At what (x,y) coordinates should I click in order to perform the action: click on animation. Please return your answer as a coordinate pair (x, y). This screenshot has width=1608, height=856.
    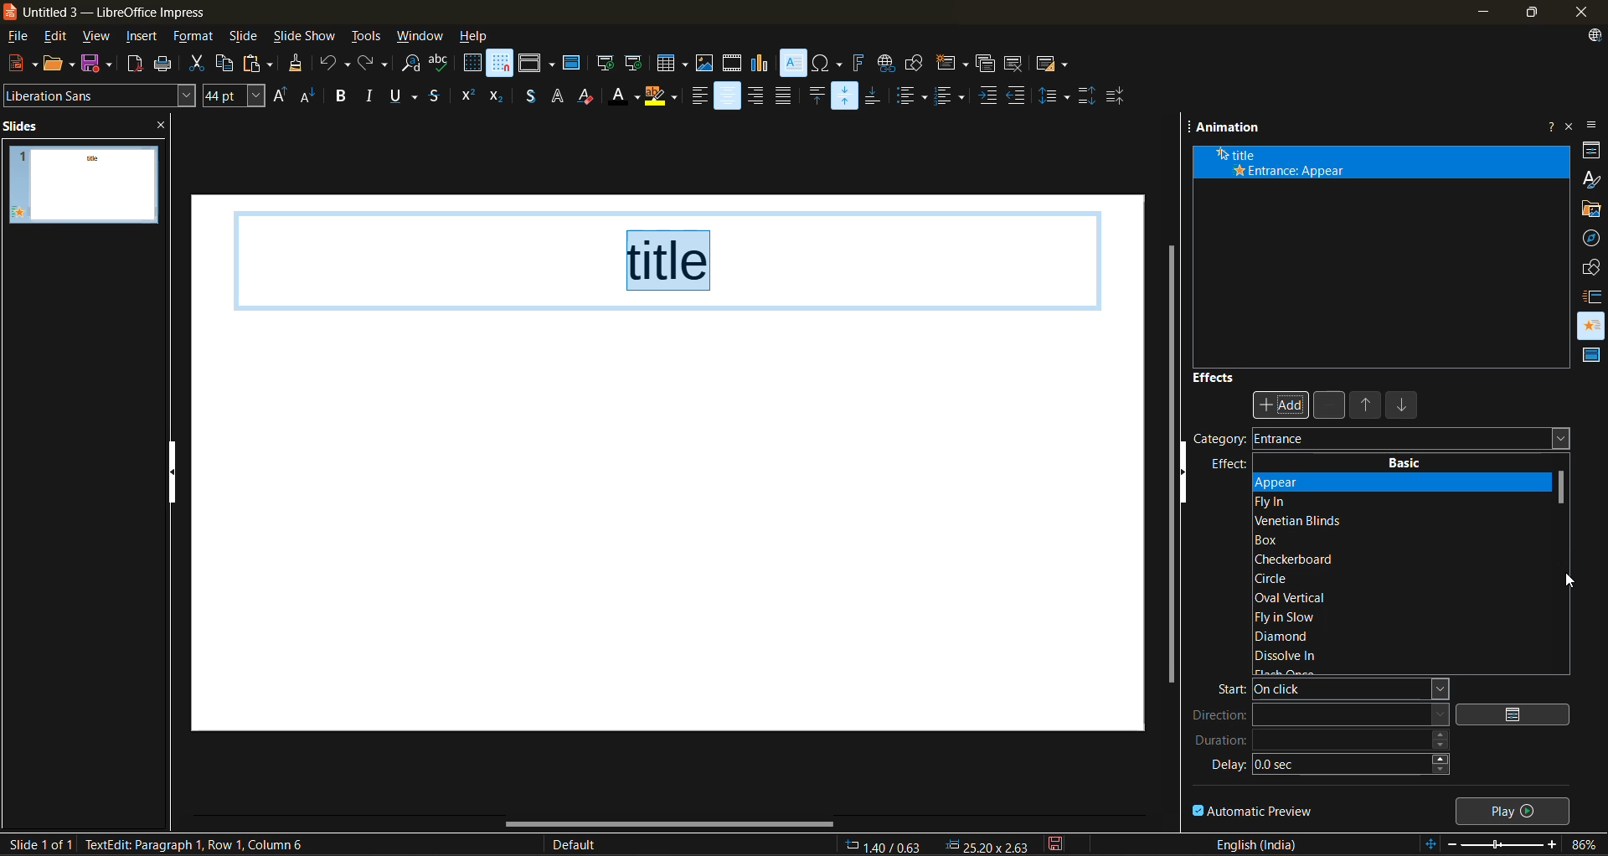
    Looking at the image, I should click on (1592, 322).